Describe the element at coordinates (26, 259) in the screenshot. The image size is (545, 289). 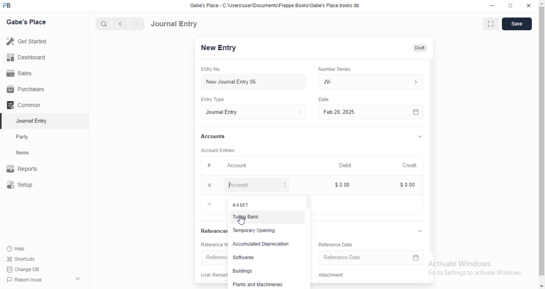
I see `‘Shortcuts` at that location.